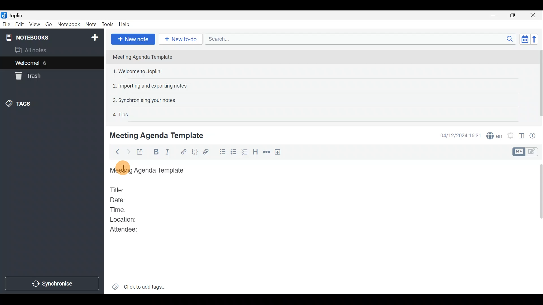 This screenshot has width=543, height=305. I want to click on Meeting Agenda Template, so click(148, 171).